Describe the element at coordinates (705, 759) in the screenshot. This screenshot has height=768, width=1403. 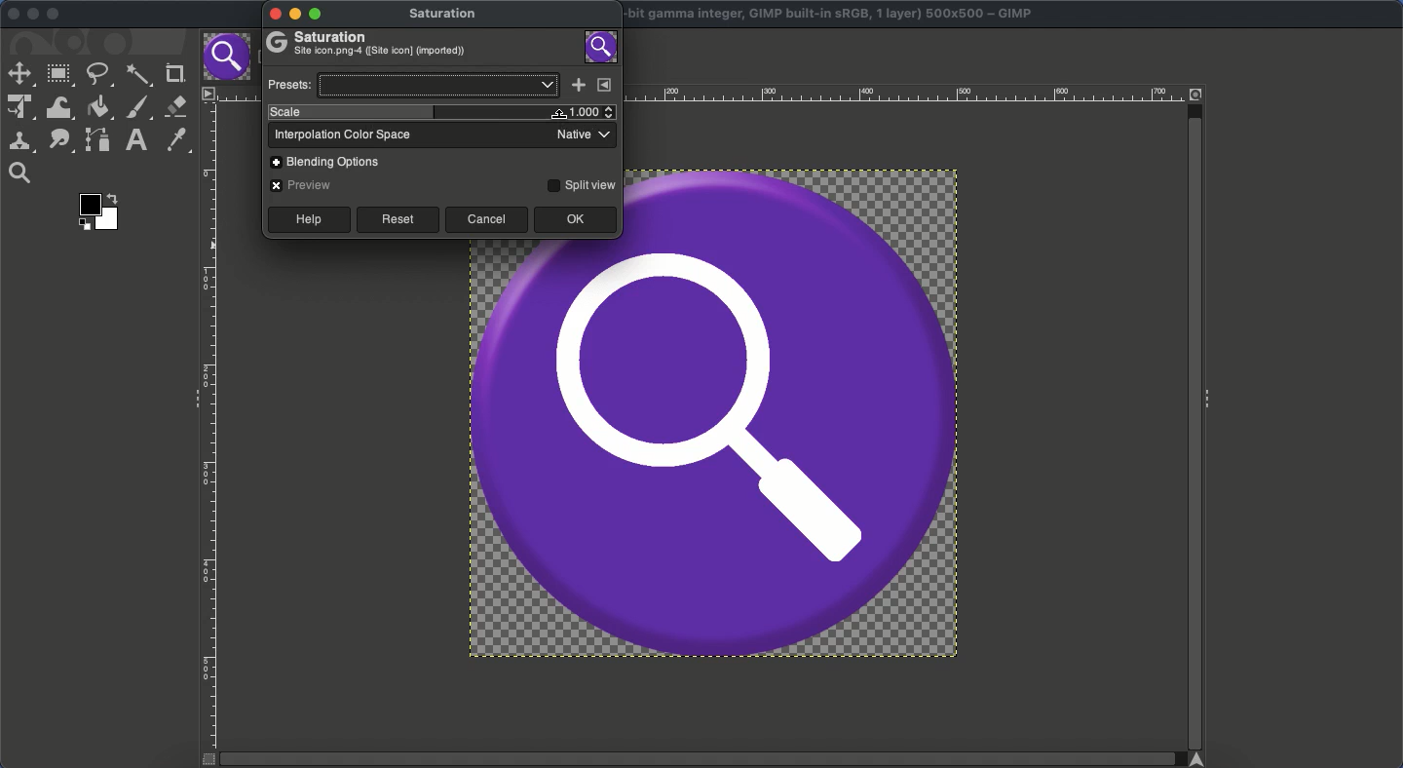
I see `Scroll` at that location.